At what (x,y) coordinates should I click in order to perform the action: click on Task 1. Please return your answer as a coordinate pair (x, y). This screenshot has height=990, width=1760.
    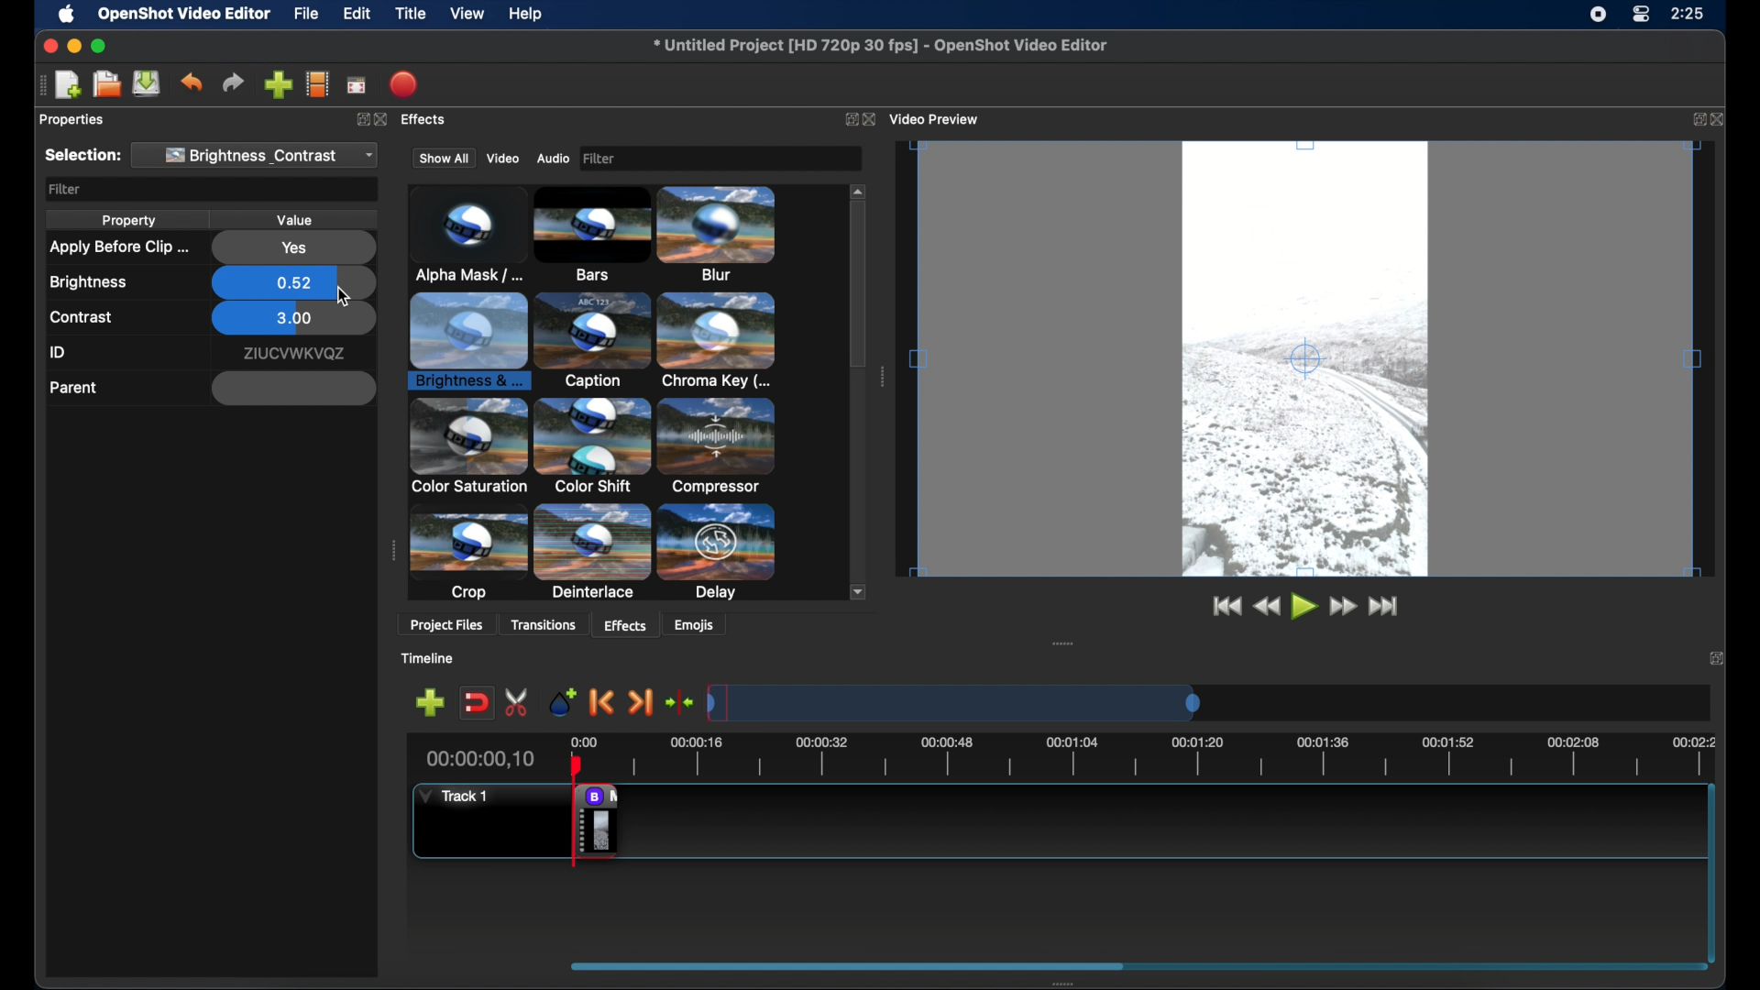
    Looking at the image, I should click on (460, 797).